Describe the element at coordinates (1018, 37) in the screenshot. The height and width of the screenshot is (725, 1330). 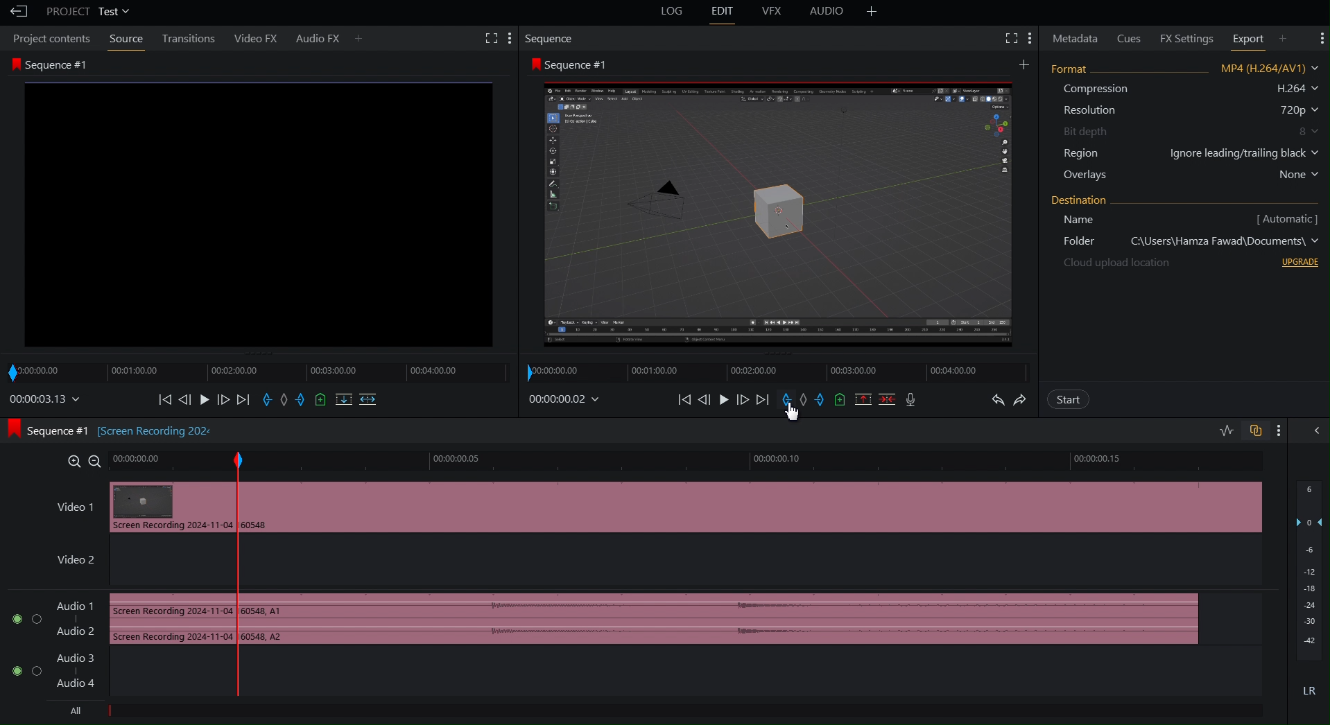
I see `Settings` at that location.